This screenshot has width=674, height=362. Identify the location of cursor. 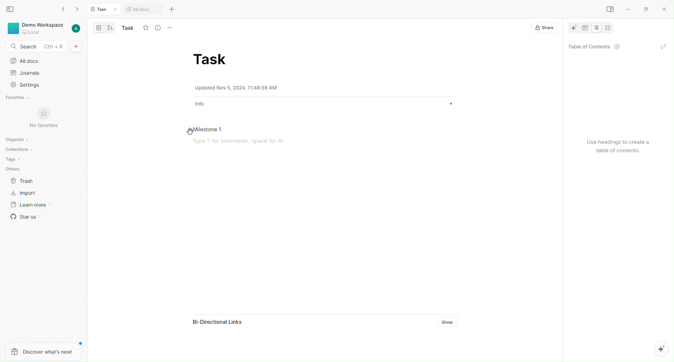
(190, 132).